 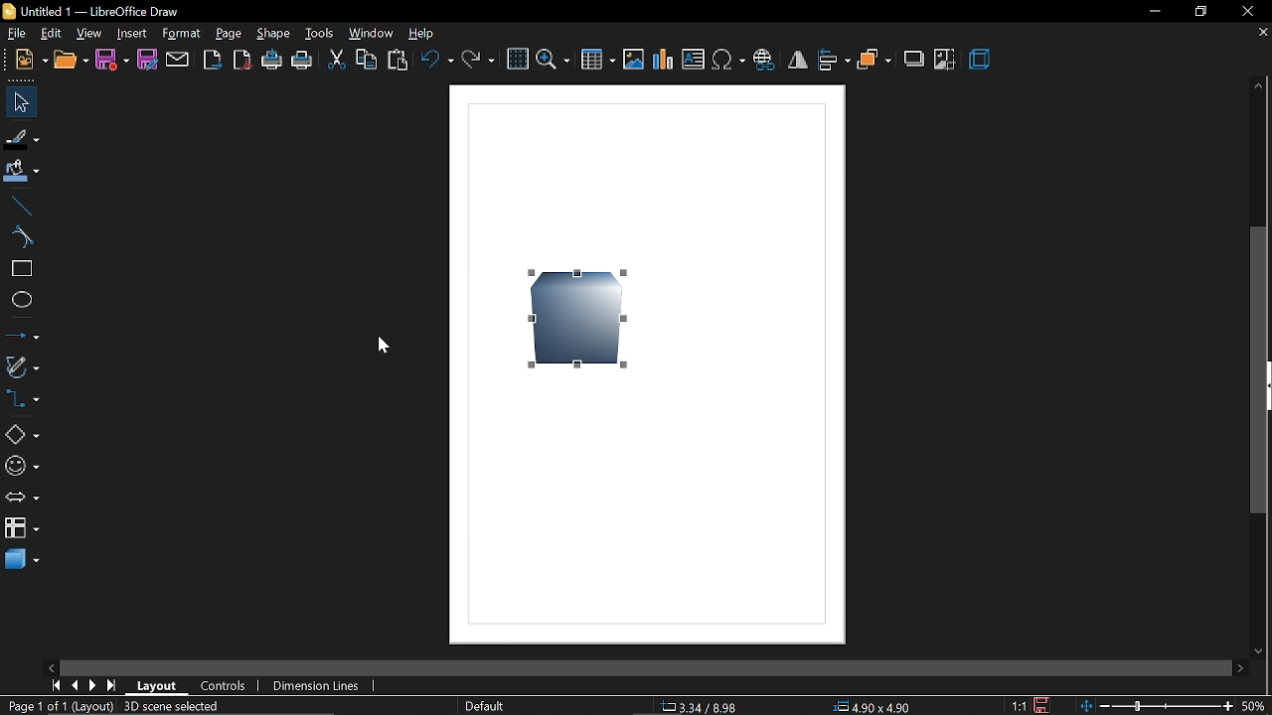 I want to click on close, so click(x=1250, y=10).